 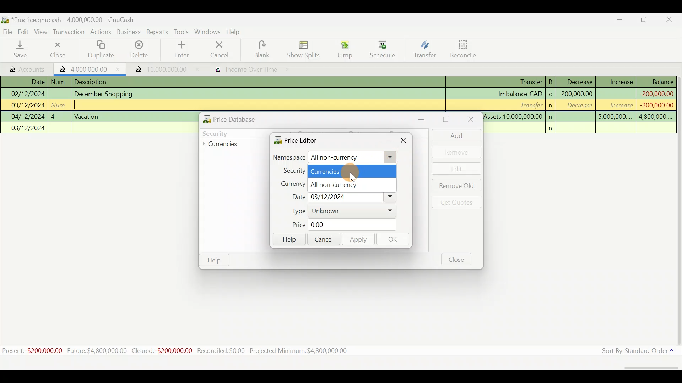 What do you see at coordinates (22, 50) in the screenshot?
I see `Save` at bounding box center [22, 50].